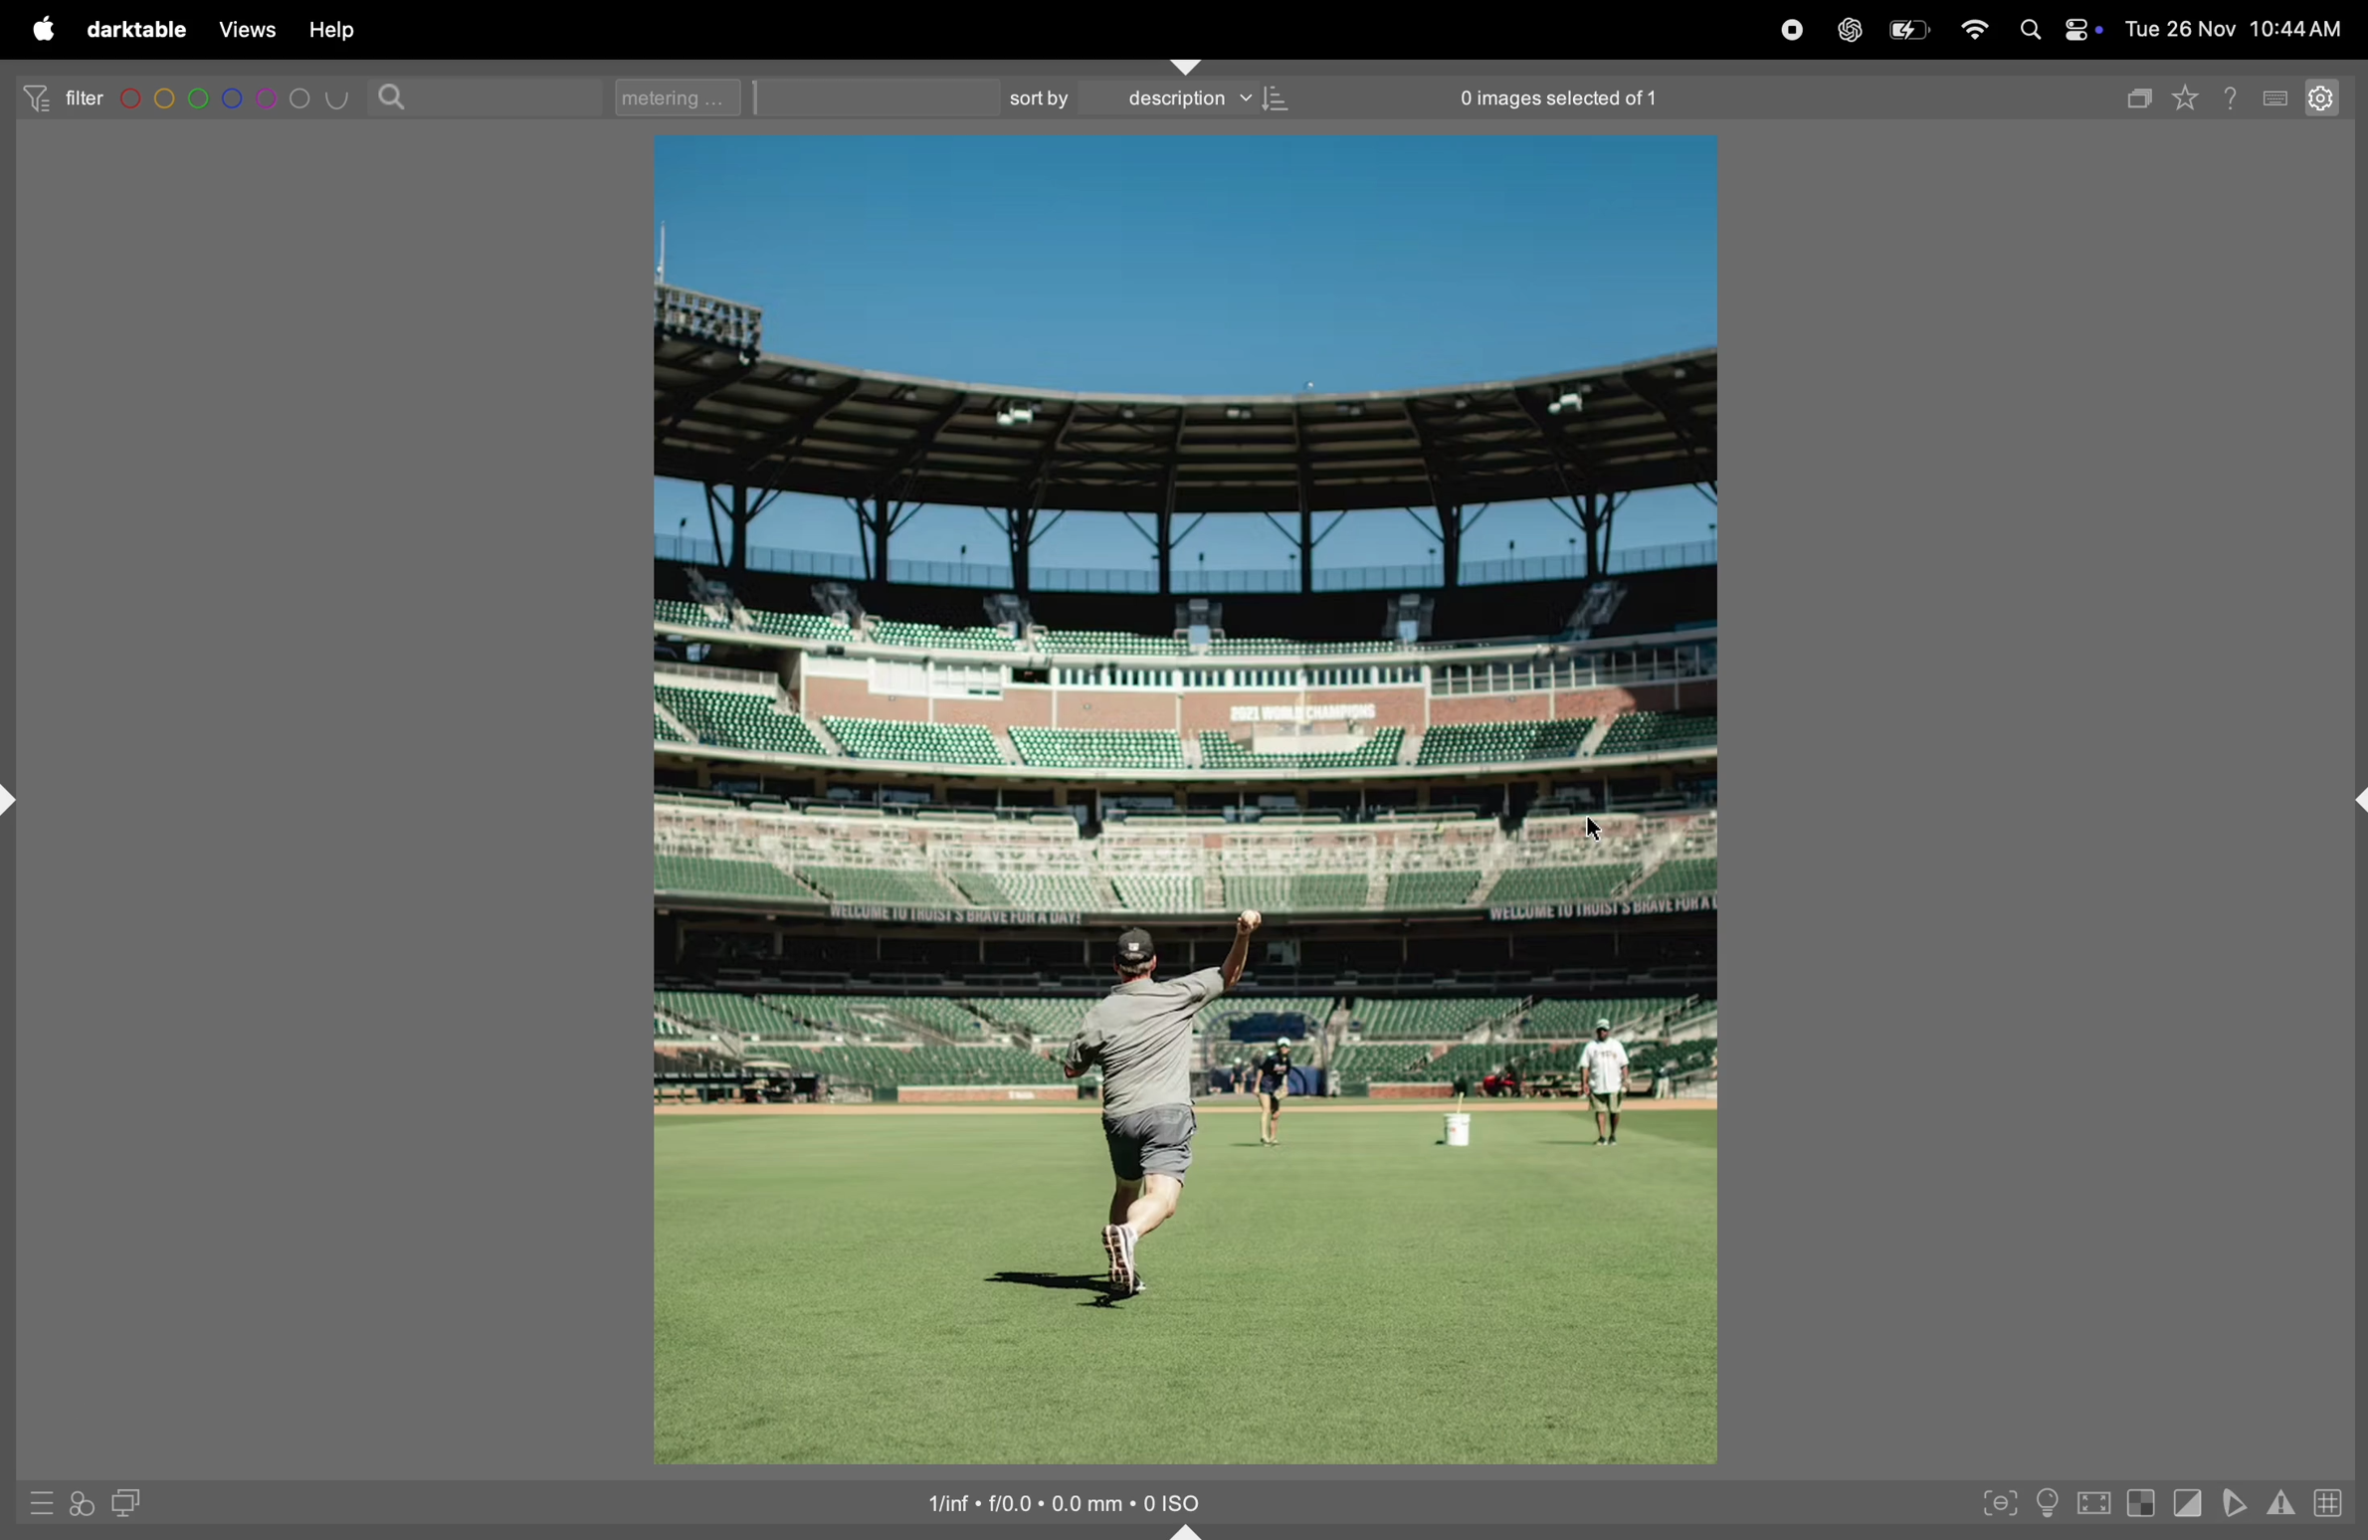 The height and width of the screenshot is (1540, 2368). I want to click on indications, so click(2281, 1501).